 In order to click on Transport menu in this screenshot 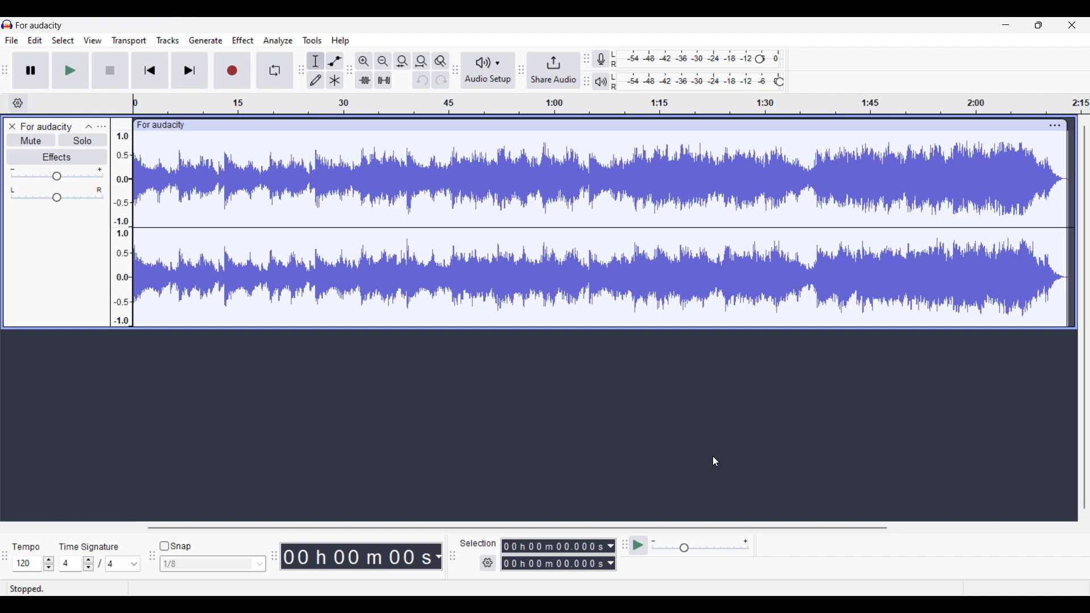, I will do `click(129, 41)`.